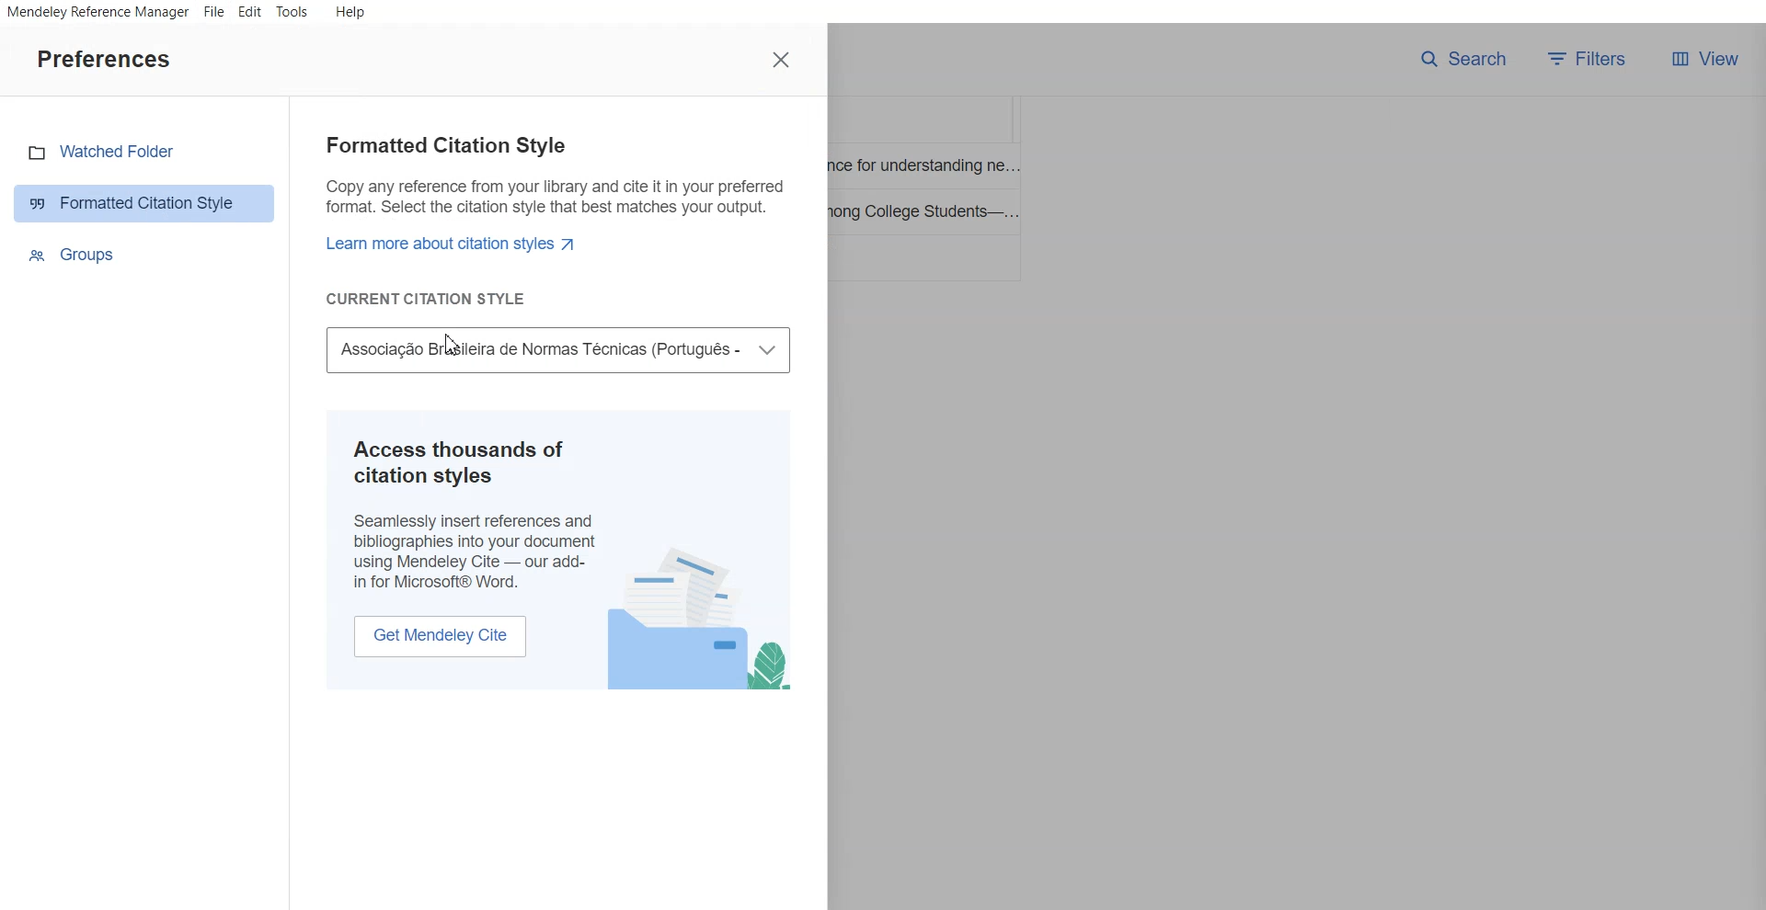 This screenshot has height=910, width=1766. What do you see at coordinates (475, 511) in the screenshot?
I see `Access thousands of citation styles` at bounding box center [475, 511].